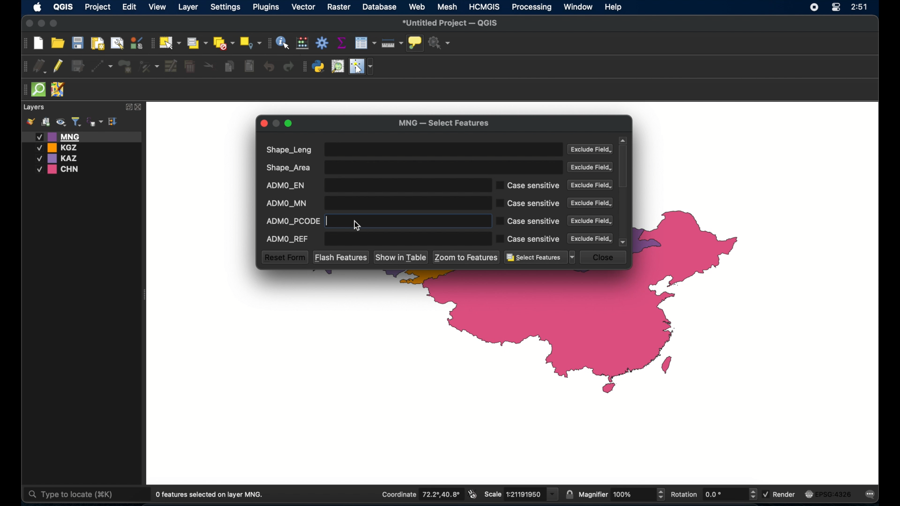 The height and width of the screenshot is (506, 900). What do you see at coordinates (30, 122) in the screenshot?
I see `open layer styling panel` at bounding box center [30, 122].